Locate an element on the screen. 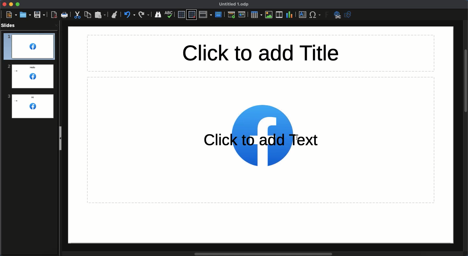  Master slide is located at coordinates (219, 13).